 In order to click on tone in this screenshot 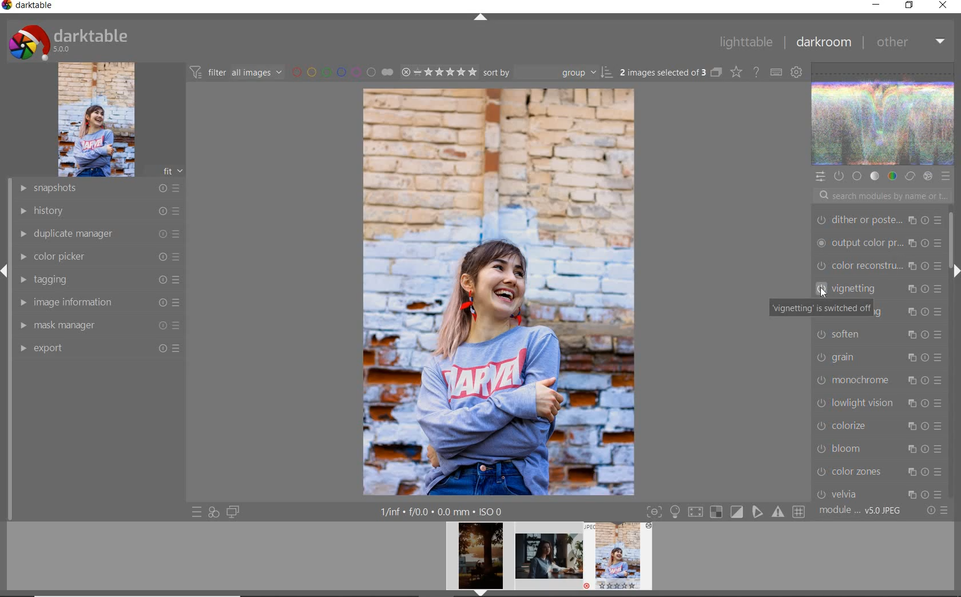, I will do `click(875, 177)`.